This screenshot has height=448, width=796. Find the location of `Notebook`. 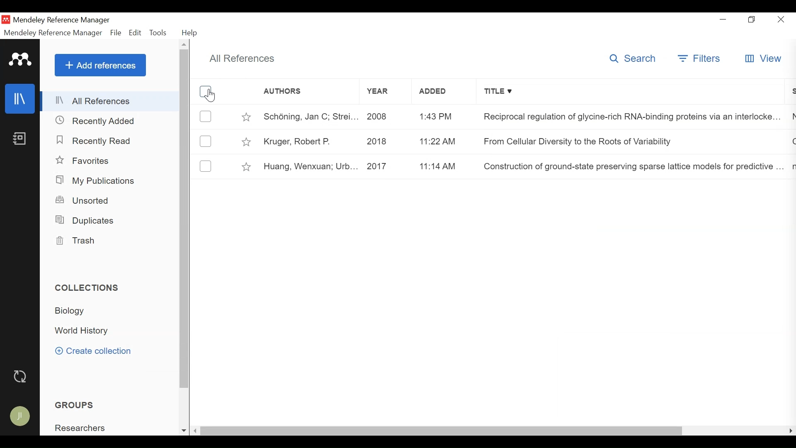

Notebook is located at coordinates (19, 139).